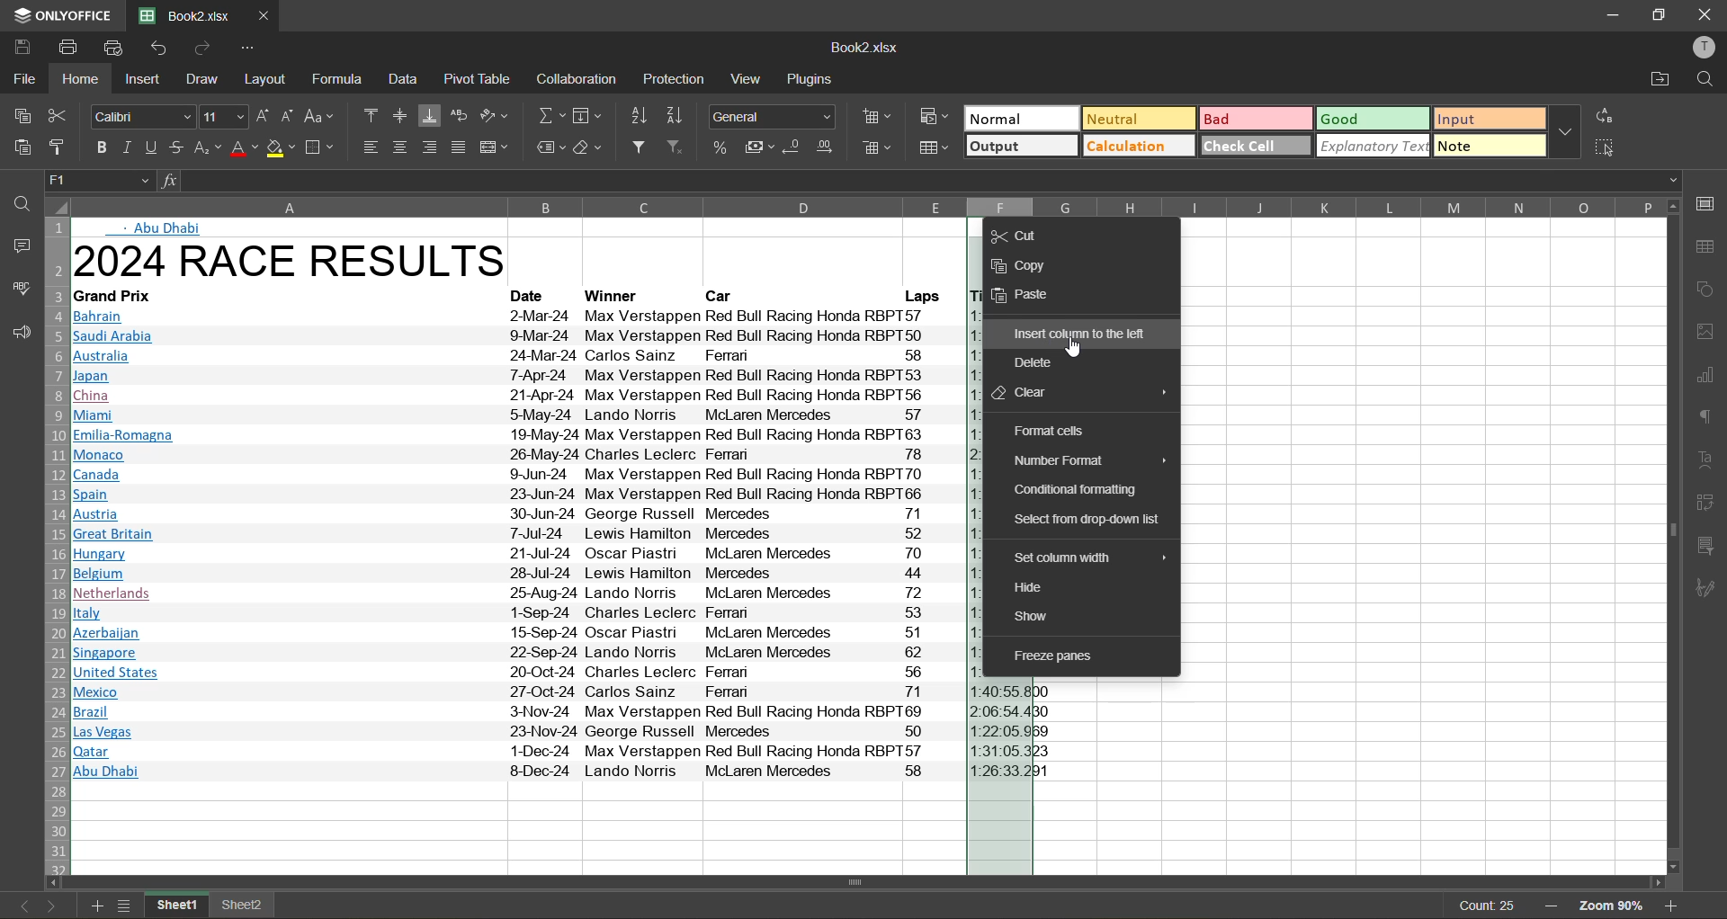 The image size is (1727, 919). Describe the element at coordinates (401, 145) in the screenshot. I see `align center` at that location.